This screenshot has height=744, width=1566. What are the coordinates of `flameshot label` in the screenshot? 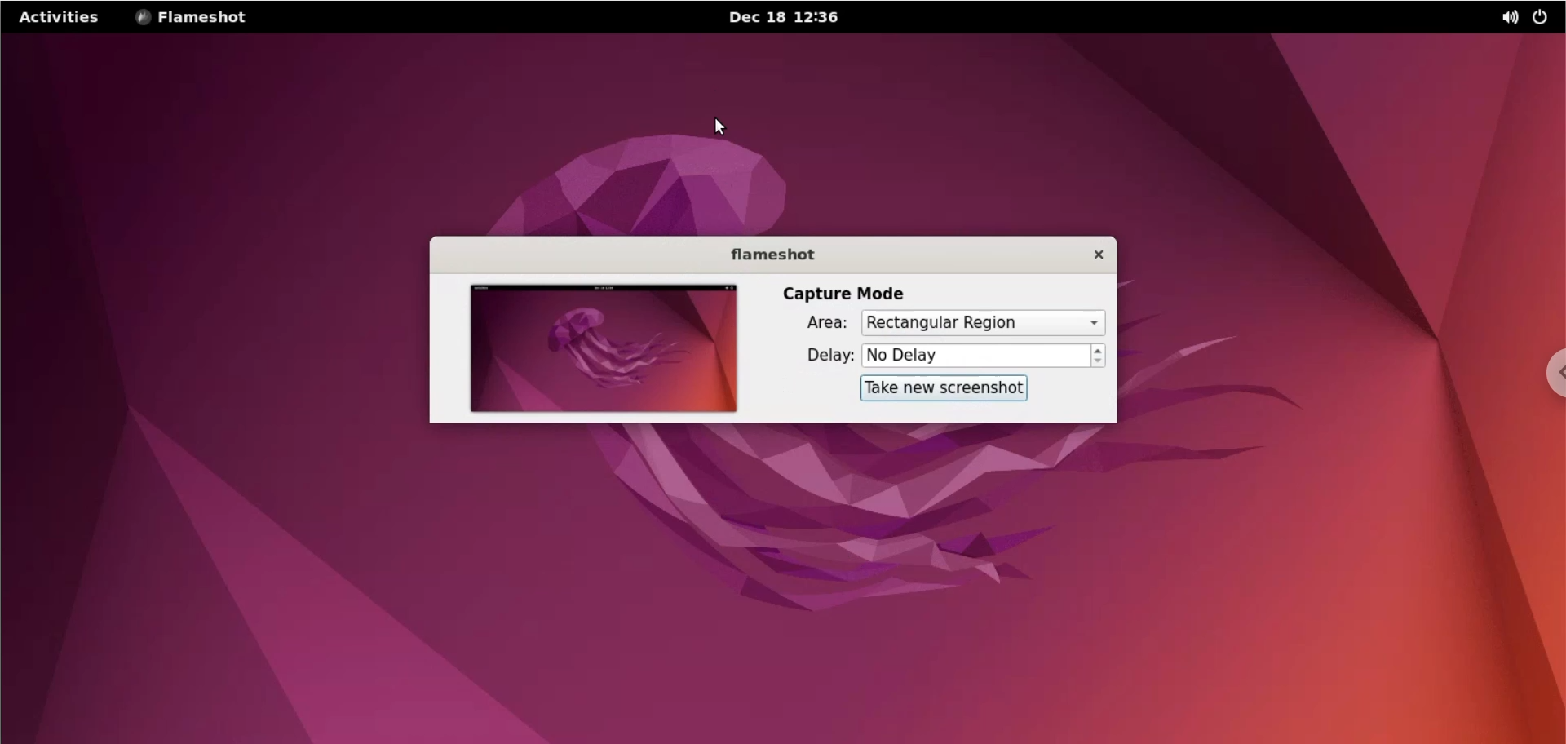 It's located at (776, 255).